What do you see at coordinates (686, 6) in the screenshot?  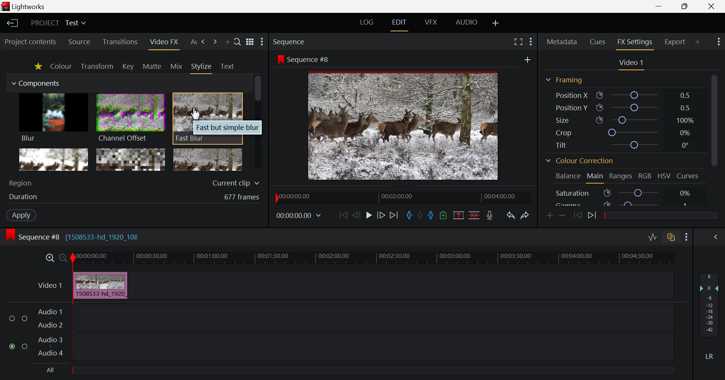 I see `Minimize` at bounding box center [686, 6].